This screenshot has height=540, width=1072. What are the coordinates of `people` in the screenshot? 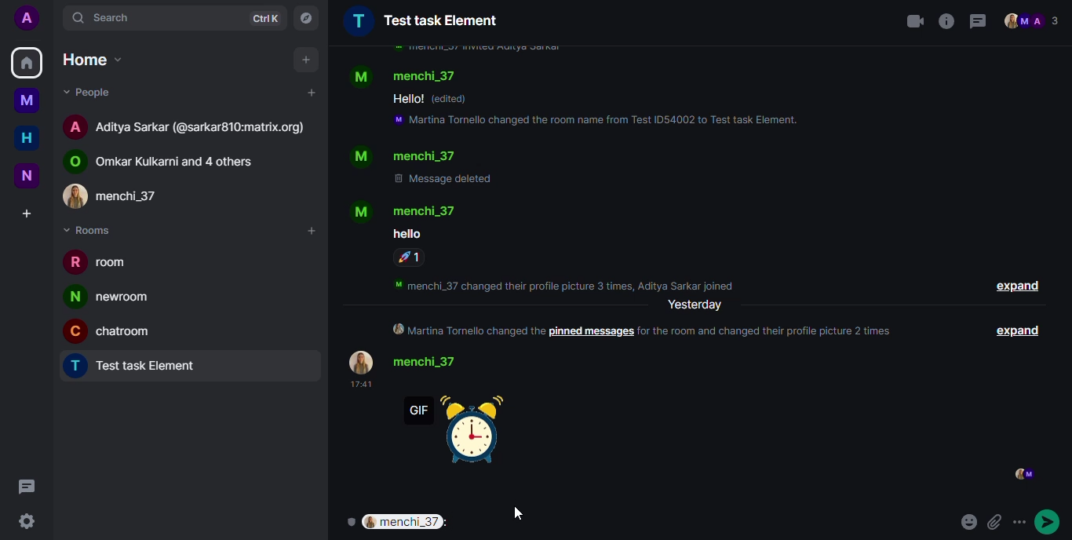 It's located at (92, 93).